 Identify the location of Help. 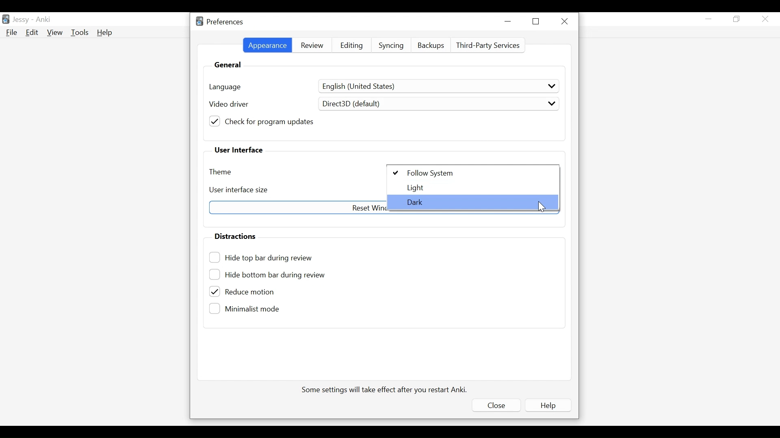
(547, 405).